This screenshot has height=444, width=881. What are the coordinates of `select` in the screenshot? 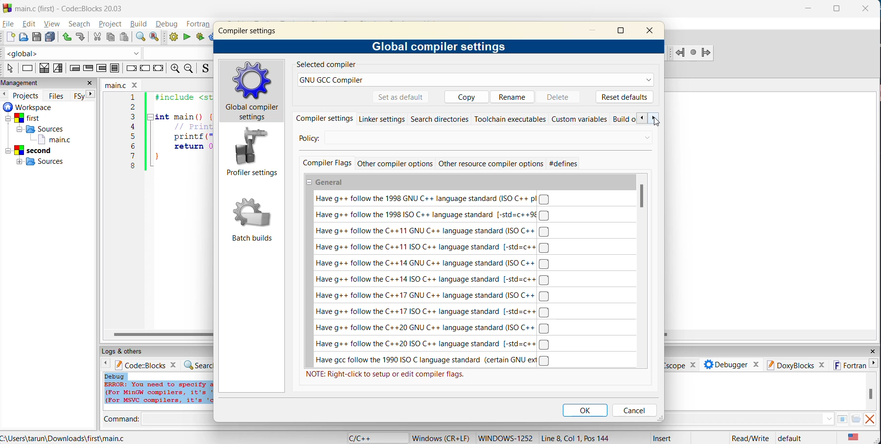 It's located at (10, 69).